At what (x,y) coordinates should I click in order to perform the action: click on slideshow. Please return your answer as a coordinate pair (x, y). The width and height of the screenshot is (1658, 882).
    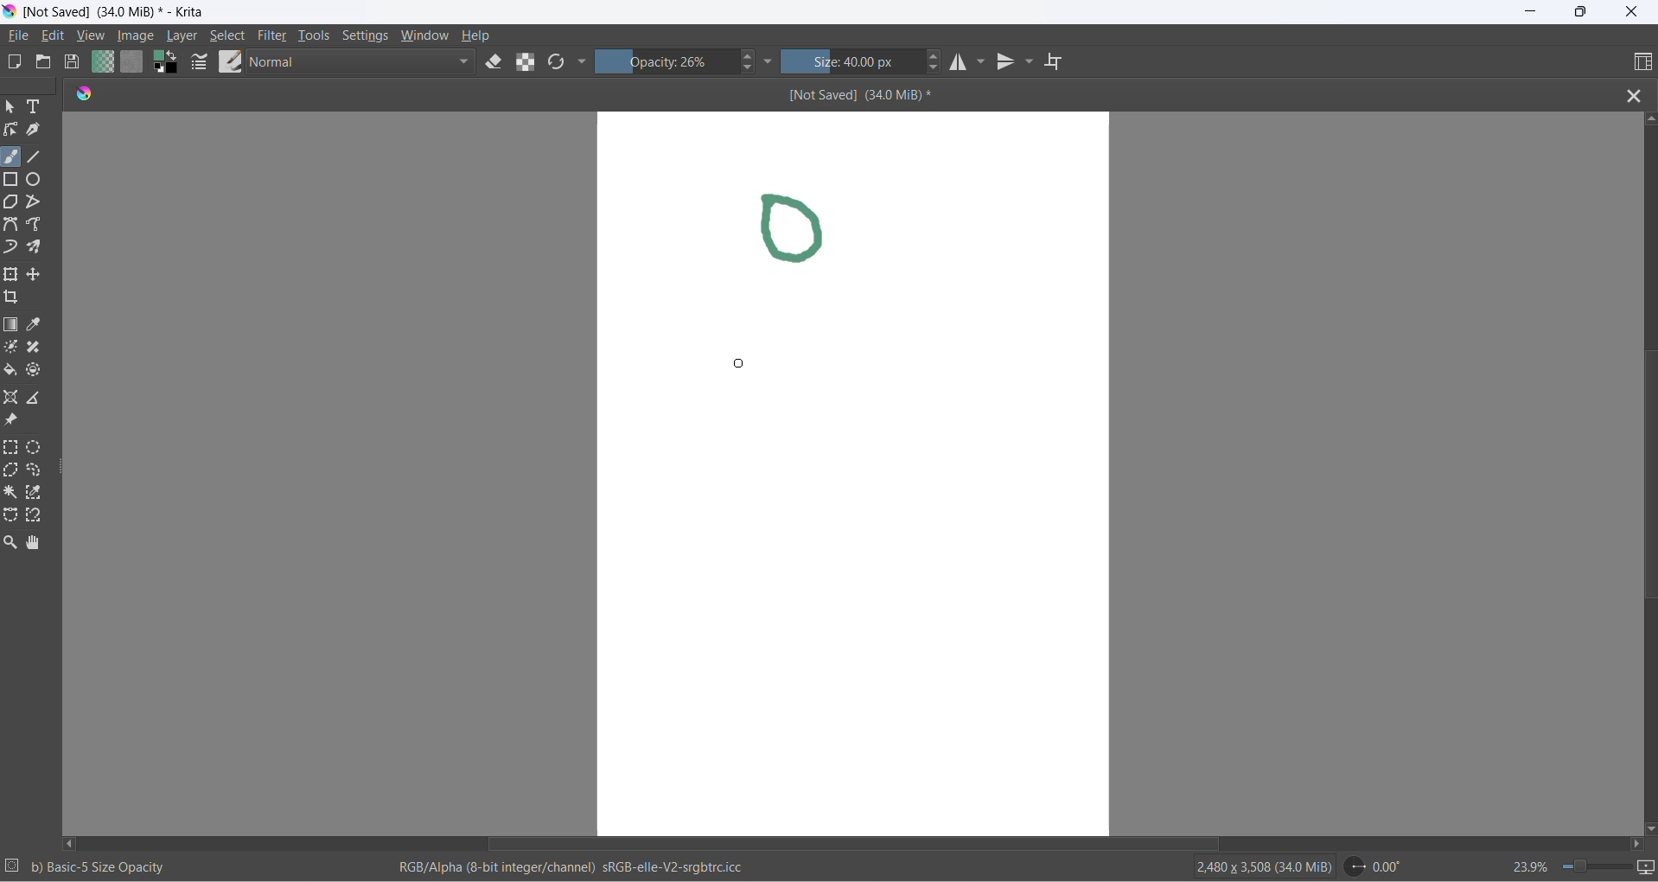
    Looking at the image, I should click on (1647, 869).